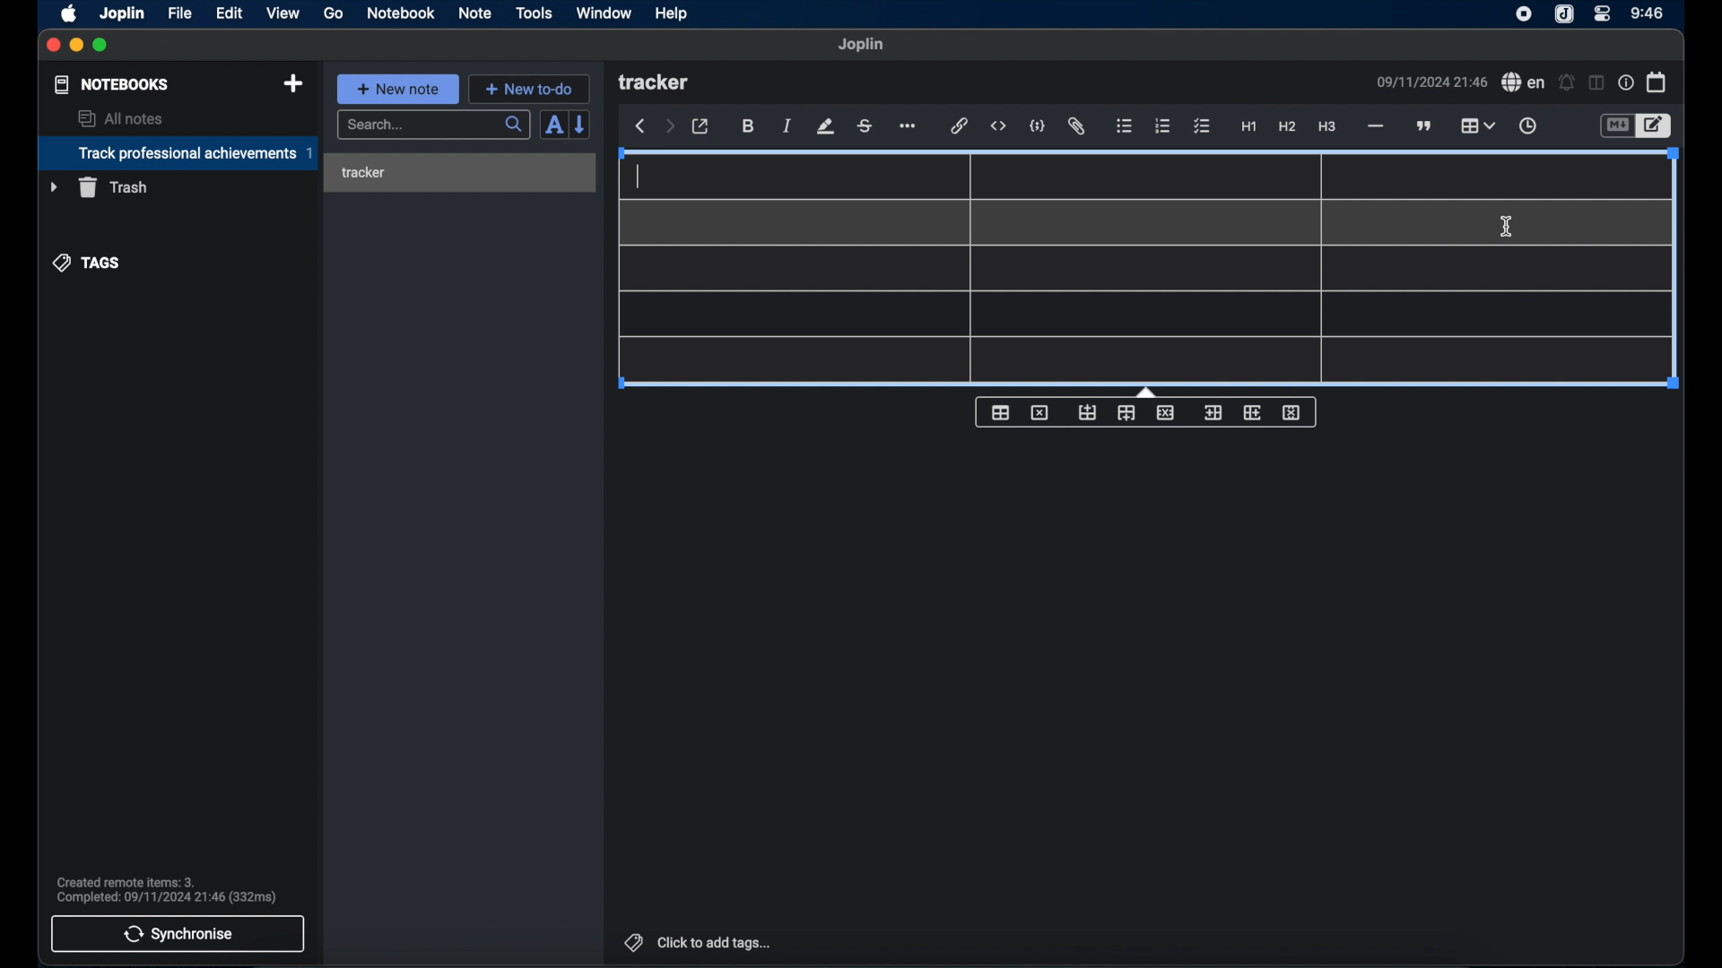 The image size is (1722, 968). What do you see at coordinates (1253, 412) in the screenshot?
I see `insert column after` at bounding box center [1253, 412].